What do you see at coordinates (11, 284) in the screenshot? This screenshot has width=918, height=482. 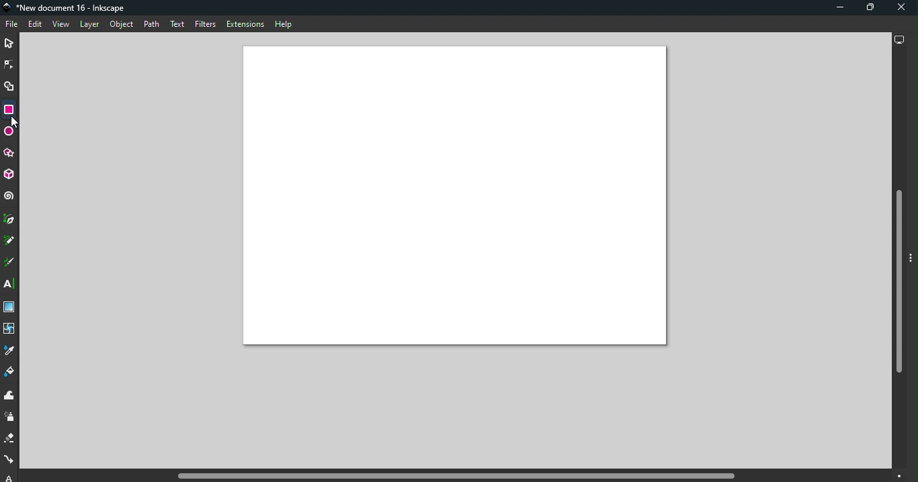 I see `Text tool` at bounding box center [11, 284].